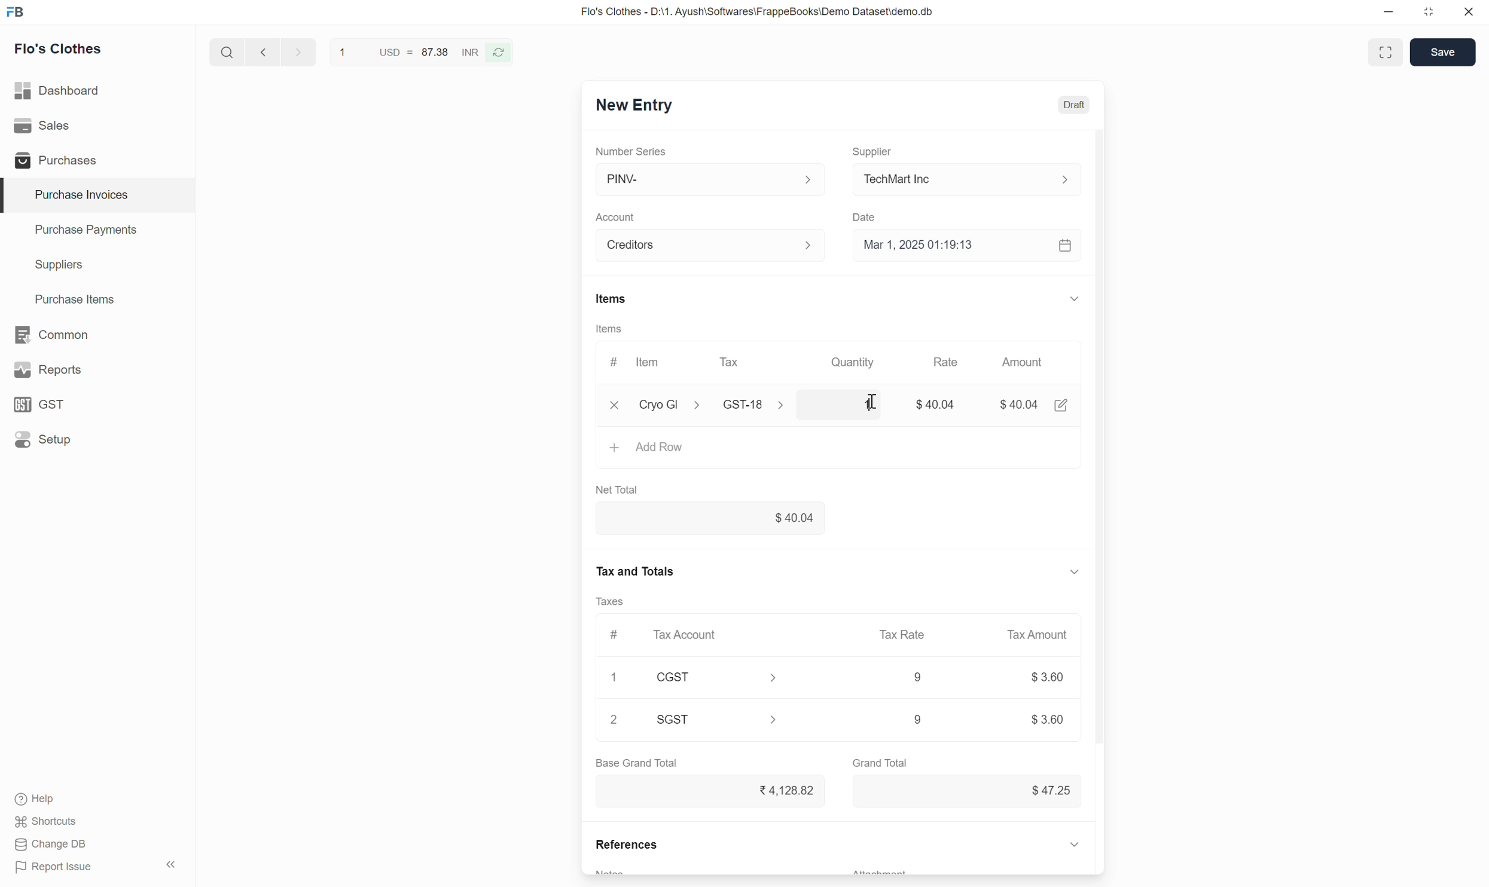 Image resolution: width=1489 pixels, height=887 pixels. Describe the element at coordinates (1063, 406) in the screenshot. I see `edit` at that location.